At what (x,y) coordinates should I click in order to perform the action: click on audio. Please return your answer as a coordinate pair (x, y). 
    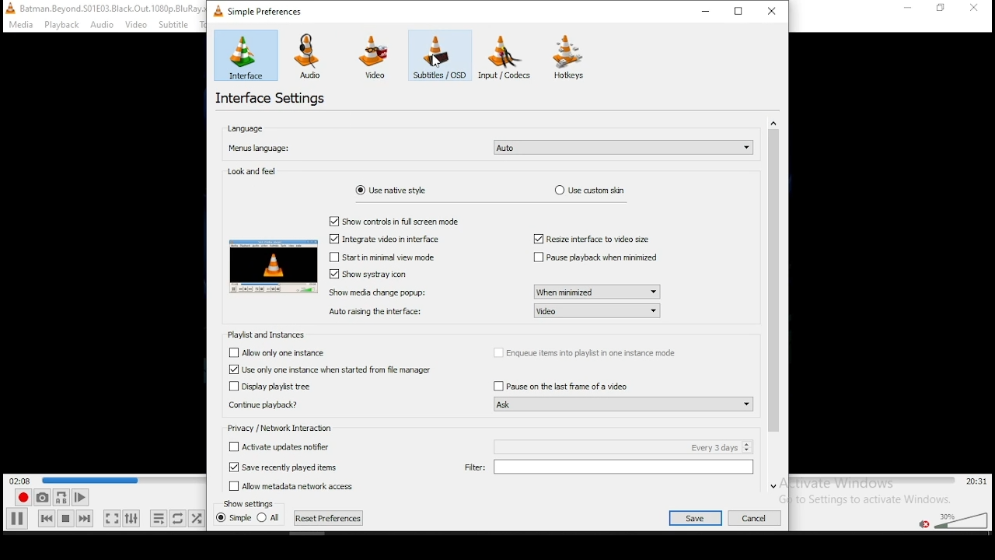
    Looking at the image, I should click on (311, 56).